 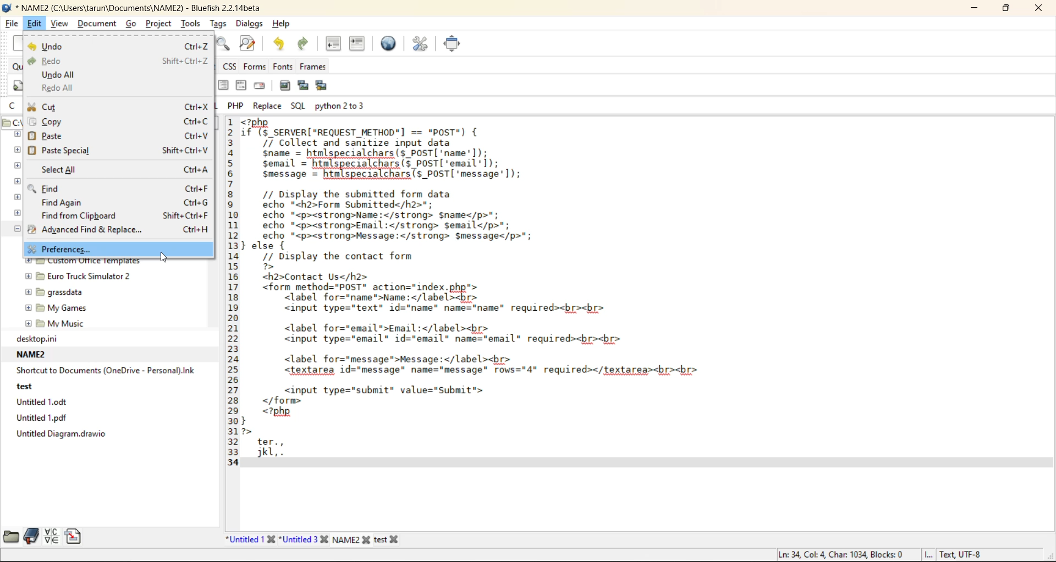 I want to click on preview in browser, so click(x=389, y=43).